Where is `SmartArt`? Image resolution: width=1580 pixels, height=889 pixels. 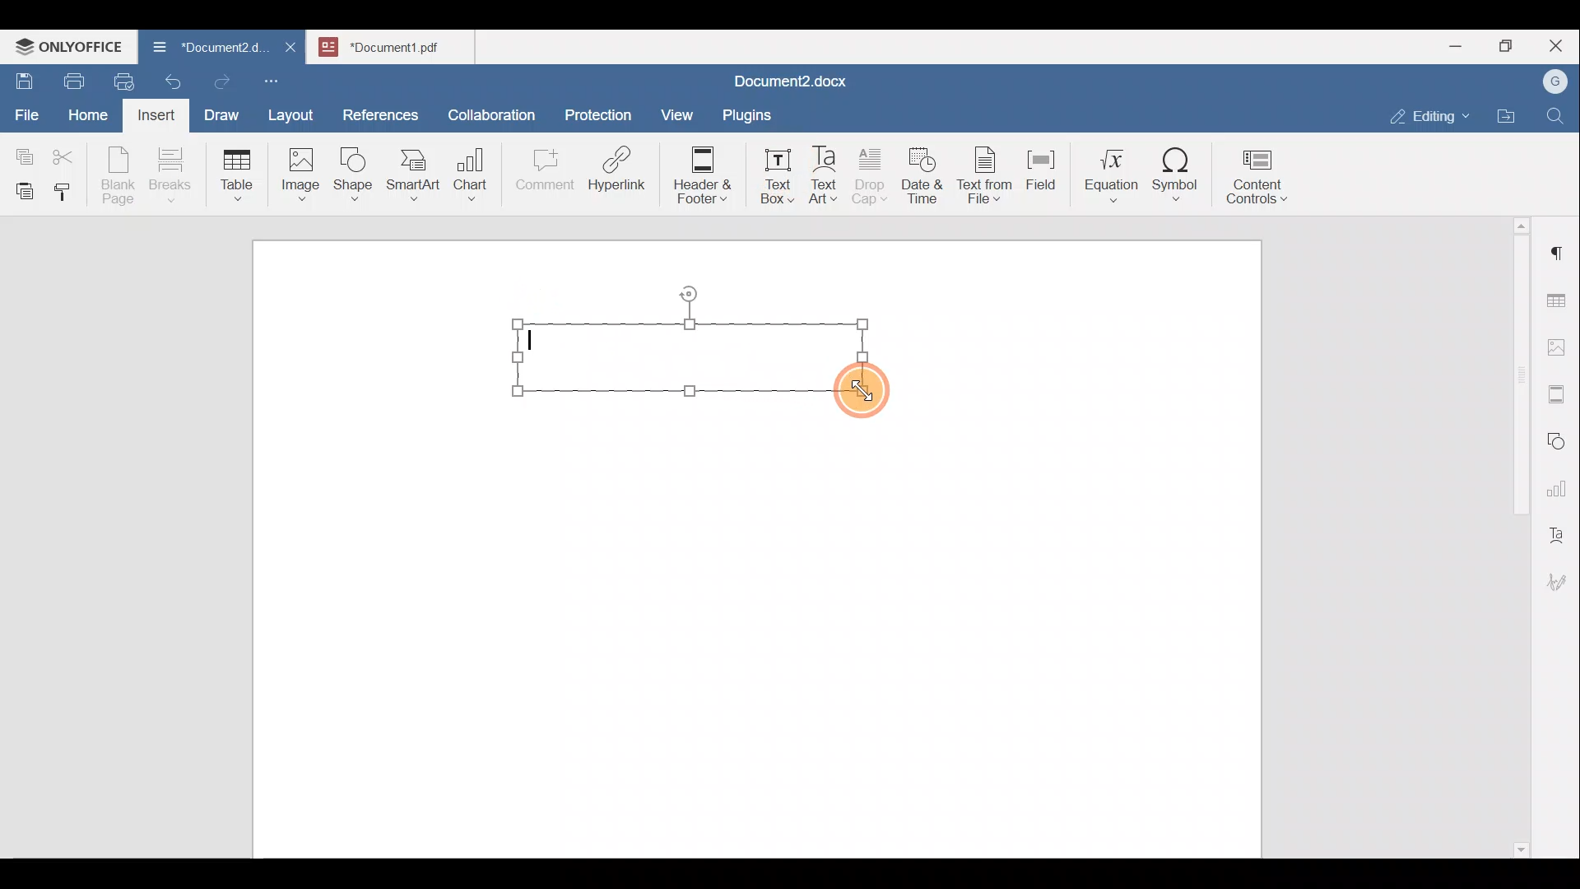 SmartArt is located at coordinates (411, 171).